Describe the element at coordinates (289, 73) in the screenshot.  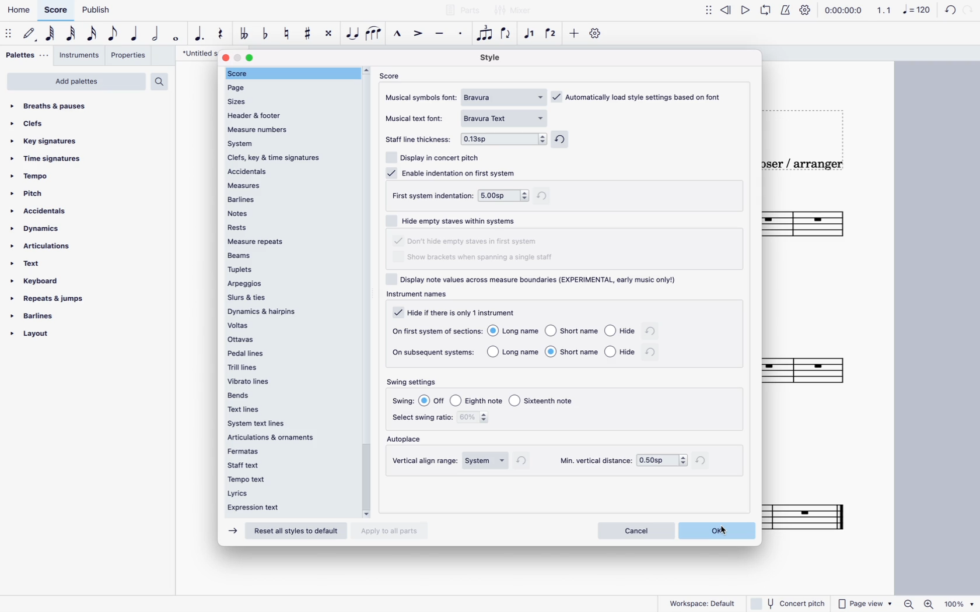
I see `score` at that location.